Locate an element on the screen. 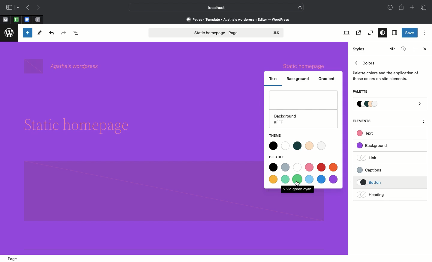 The width and height of the screenshot is (432, 262). Pinned tab is located at coordinates (38, 20).